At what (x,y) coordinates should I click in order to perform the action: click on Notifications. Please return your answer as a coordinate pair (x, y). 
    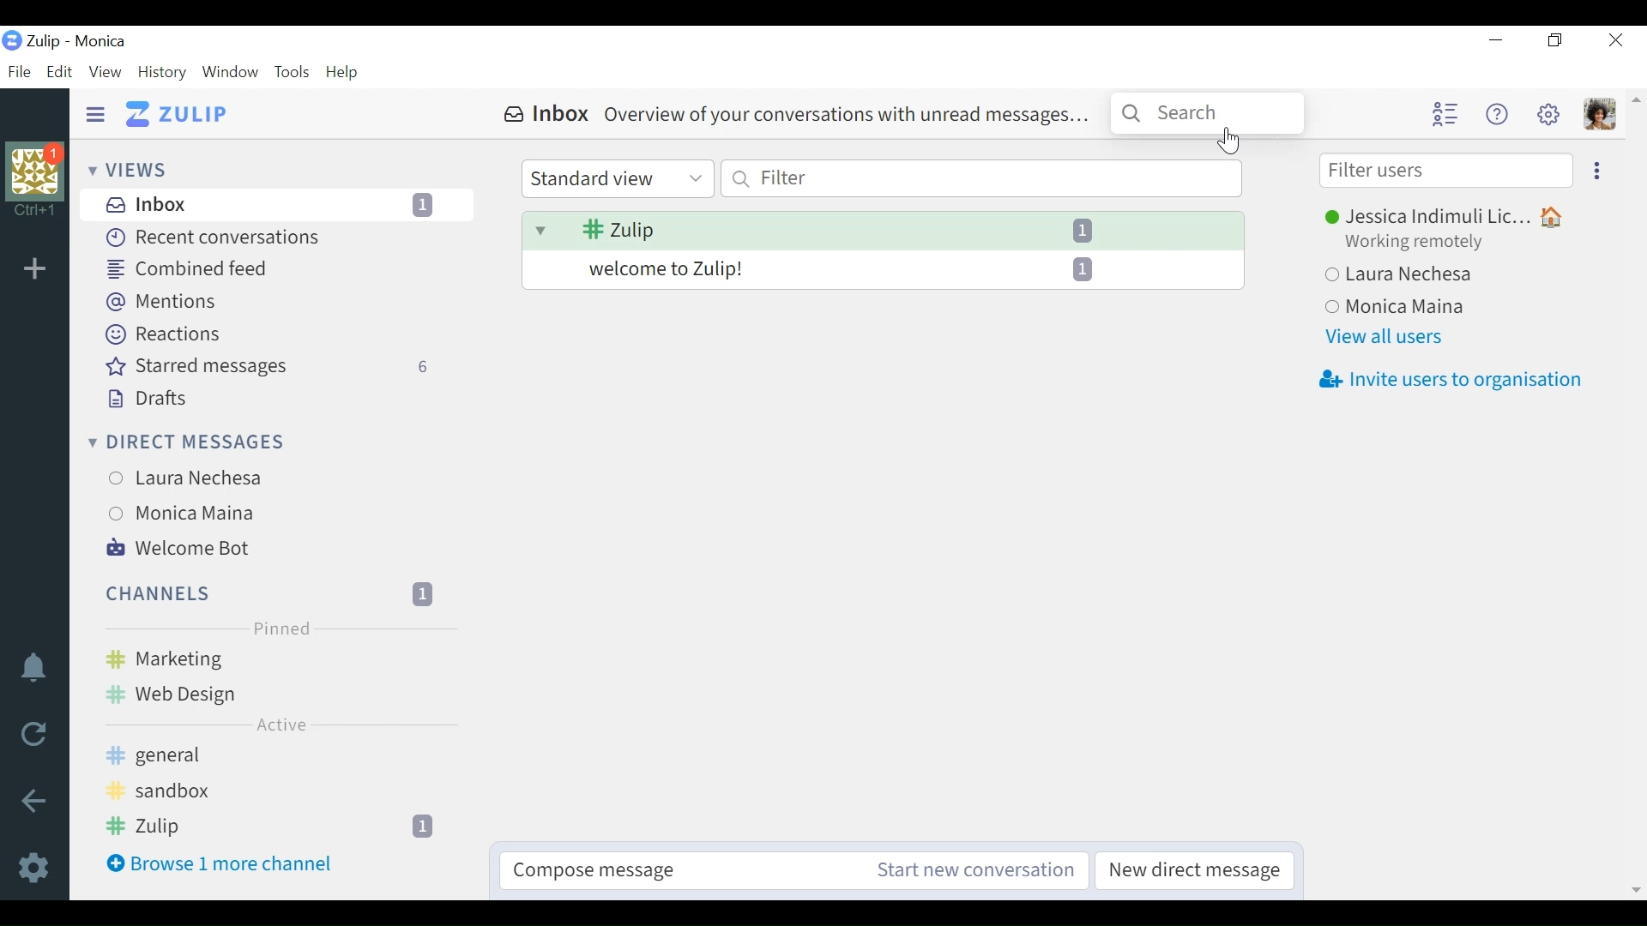
    Looking at the image, I should click on (33, 671).